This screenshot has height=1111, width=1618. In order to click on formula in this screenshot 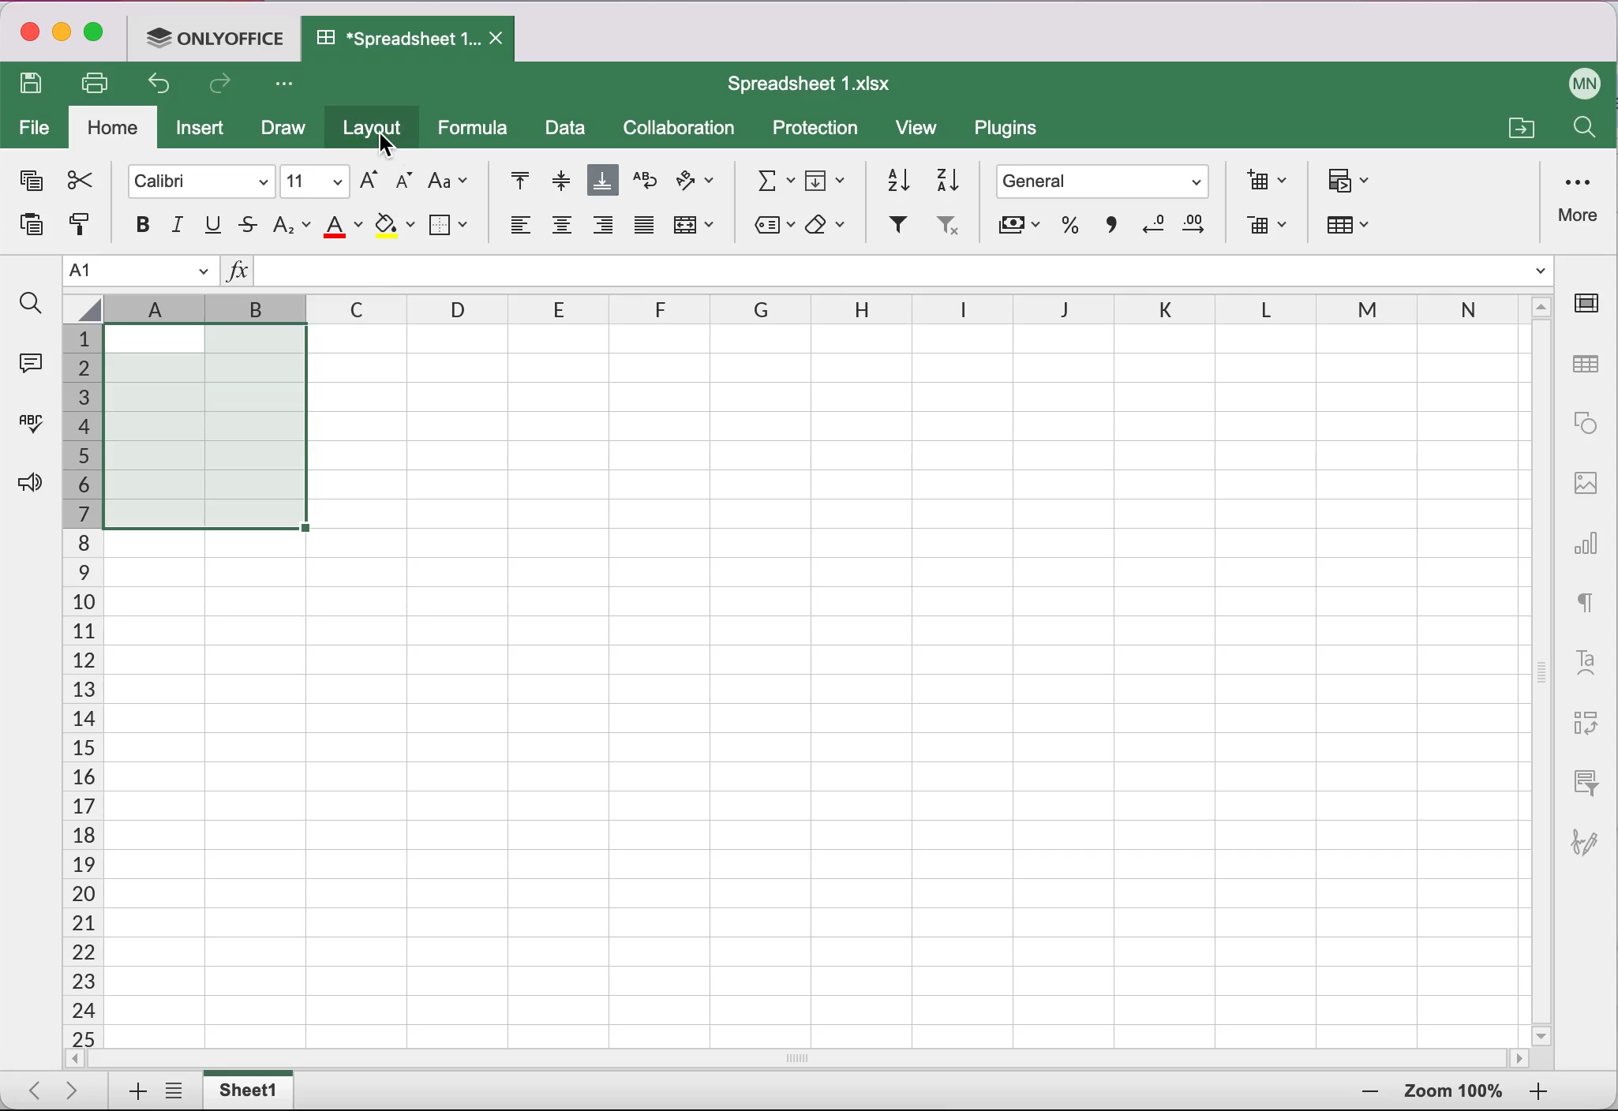, I will do `click(478, 128)`.